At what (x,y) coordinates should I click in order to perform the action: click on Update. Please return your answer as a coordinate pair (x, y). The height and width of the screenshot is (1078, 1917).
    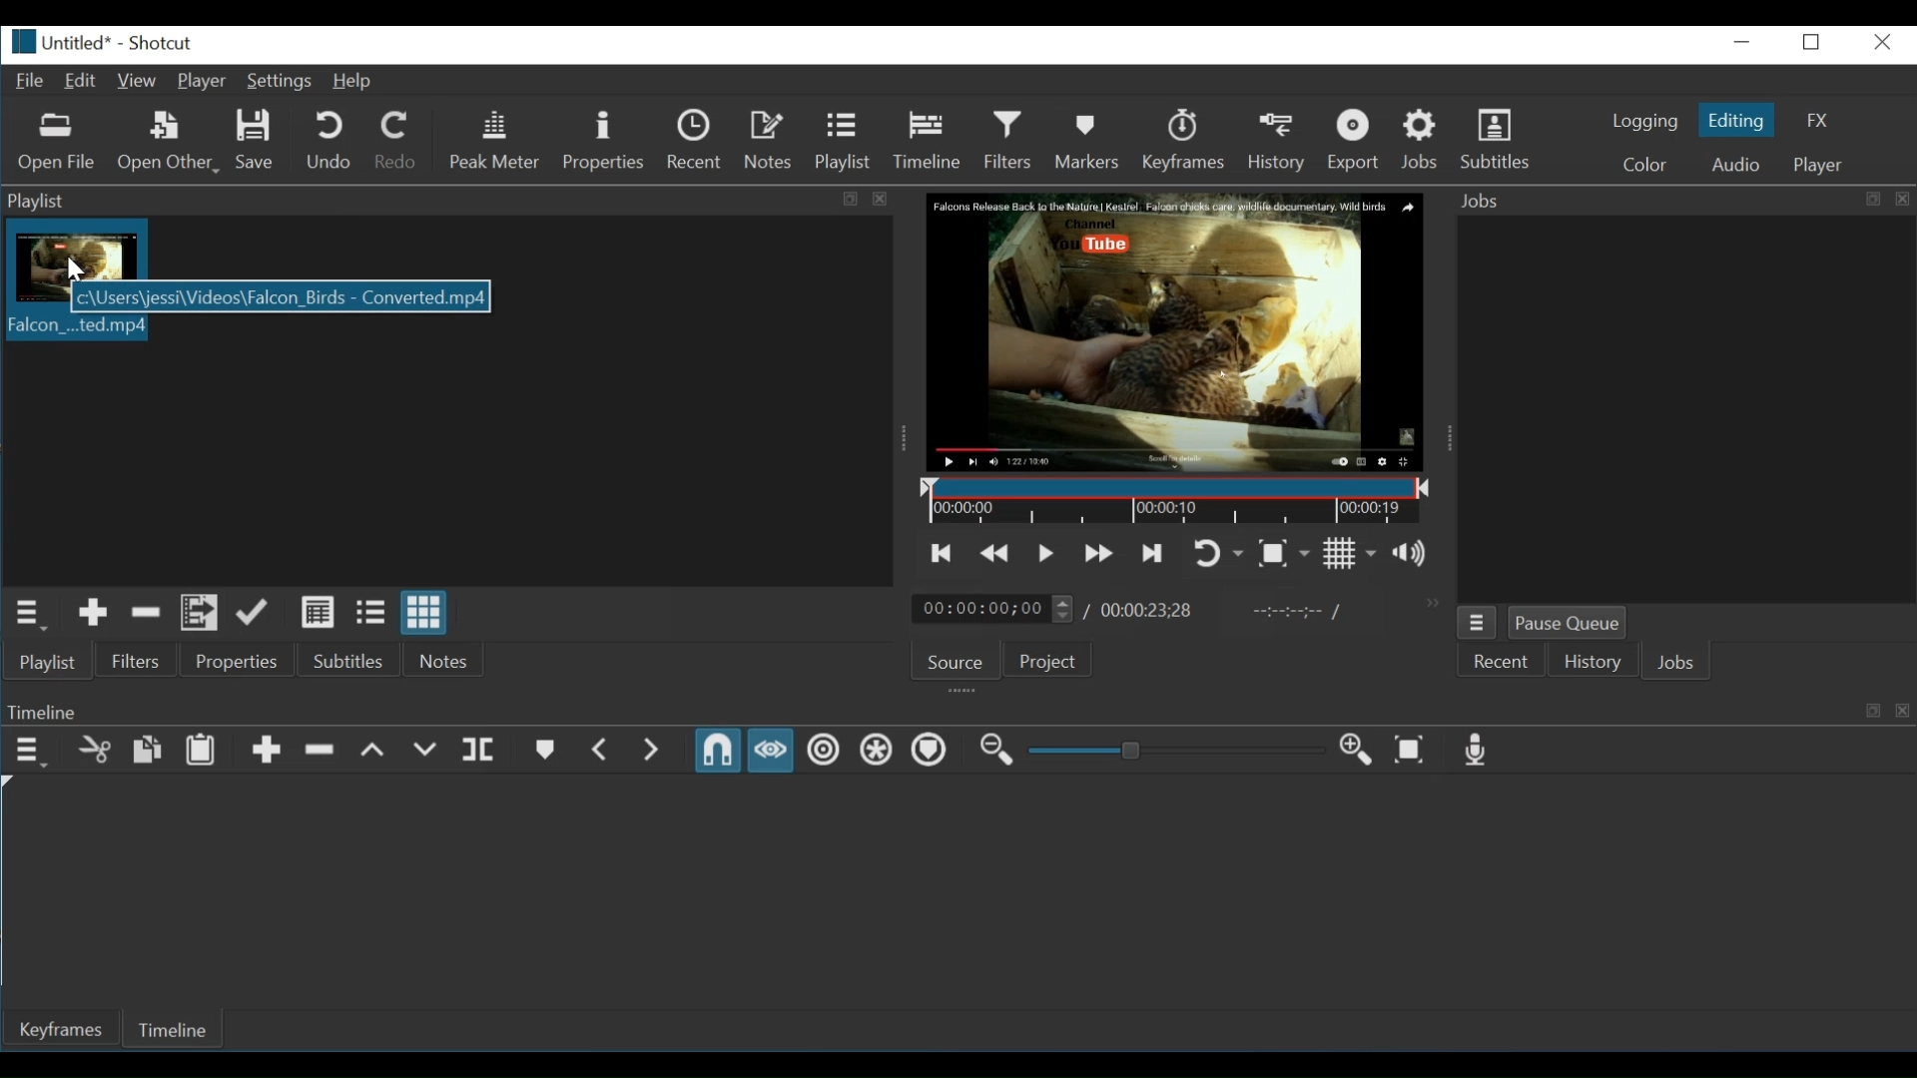
    Looking at the image, I should click on (254, 614).